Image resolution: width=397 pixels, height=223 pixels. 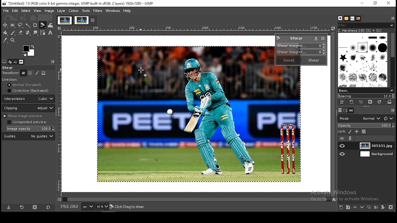 What do you see at coordinates (10, 62) in the screenshot?
I see `device status` at bounding box center [10, 62].